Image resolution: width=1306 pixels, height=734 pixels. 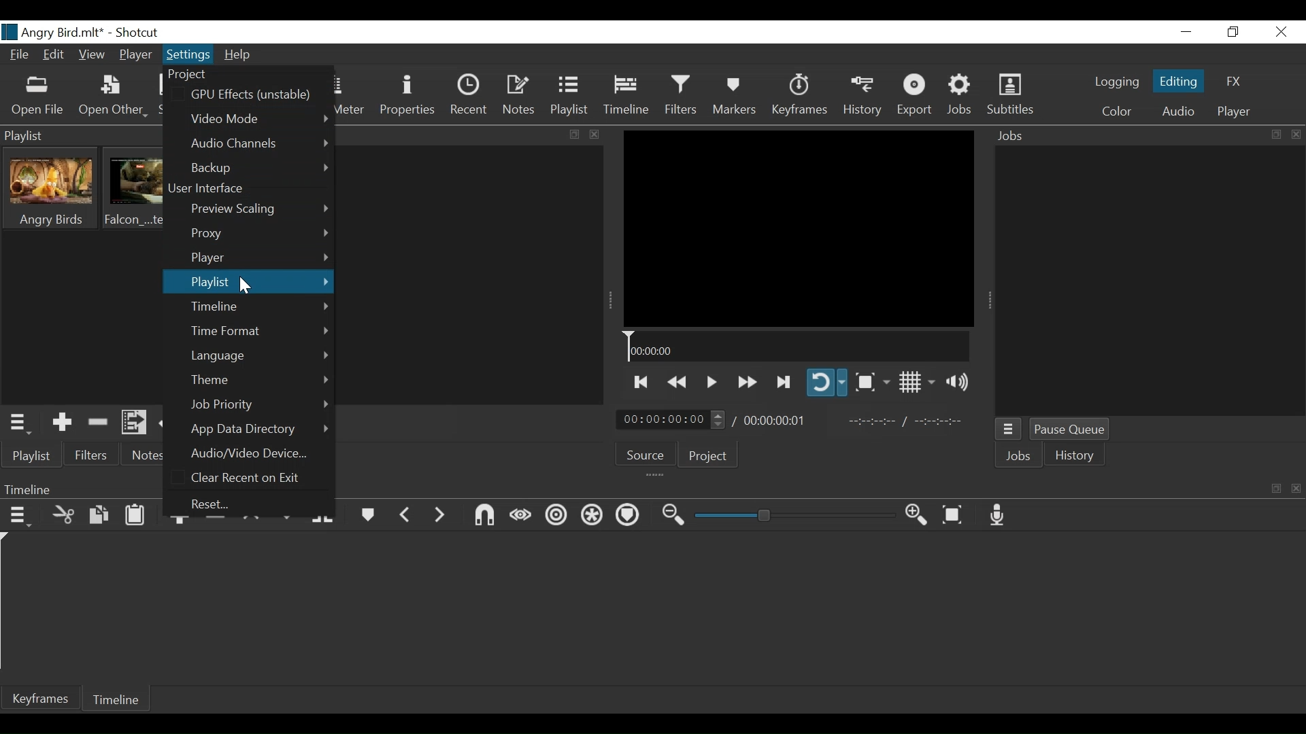 I want to click on View, so click(x=92, y=55).